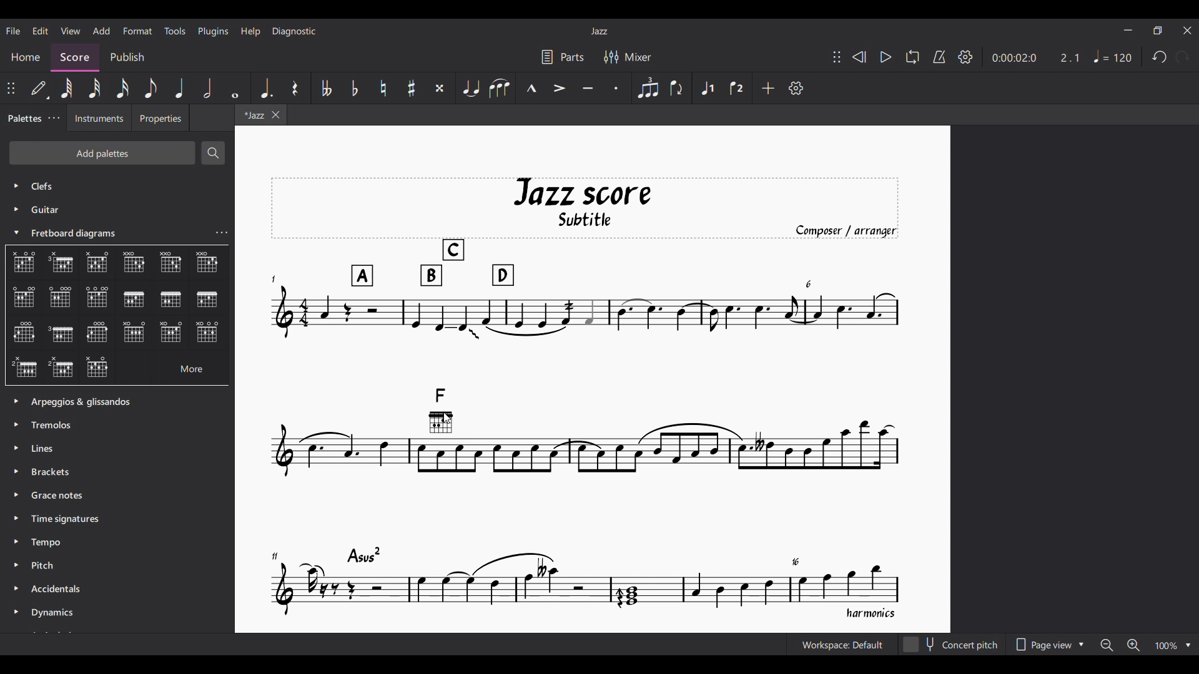 This screenshot has width=1199, height=674. Describe the element at coordinates (237, 89) in the screenshot. I see `Whole note` at that location.